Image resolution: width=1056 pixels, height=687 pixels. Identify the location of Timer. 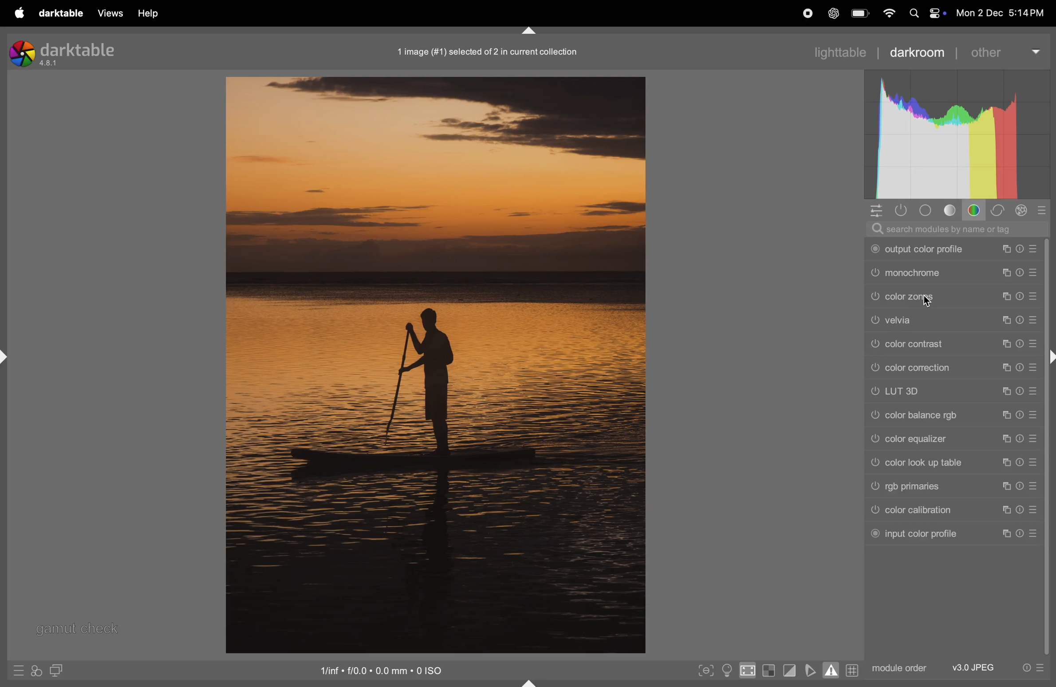
(1020, 415).